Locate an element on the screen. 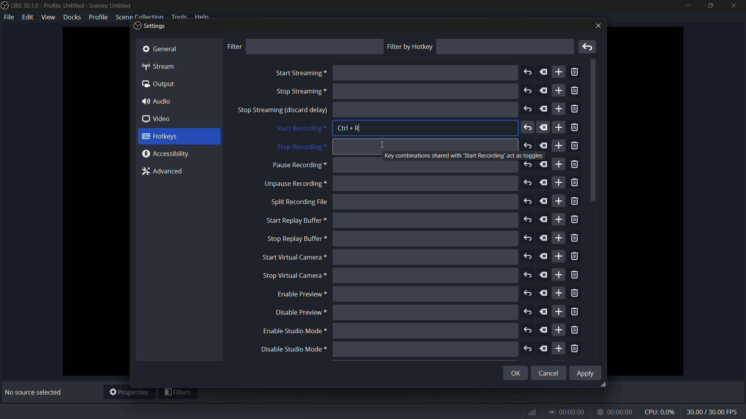  undo is located at coordinates (528, 109).